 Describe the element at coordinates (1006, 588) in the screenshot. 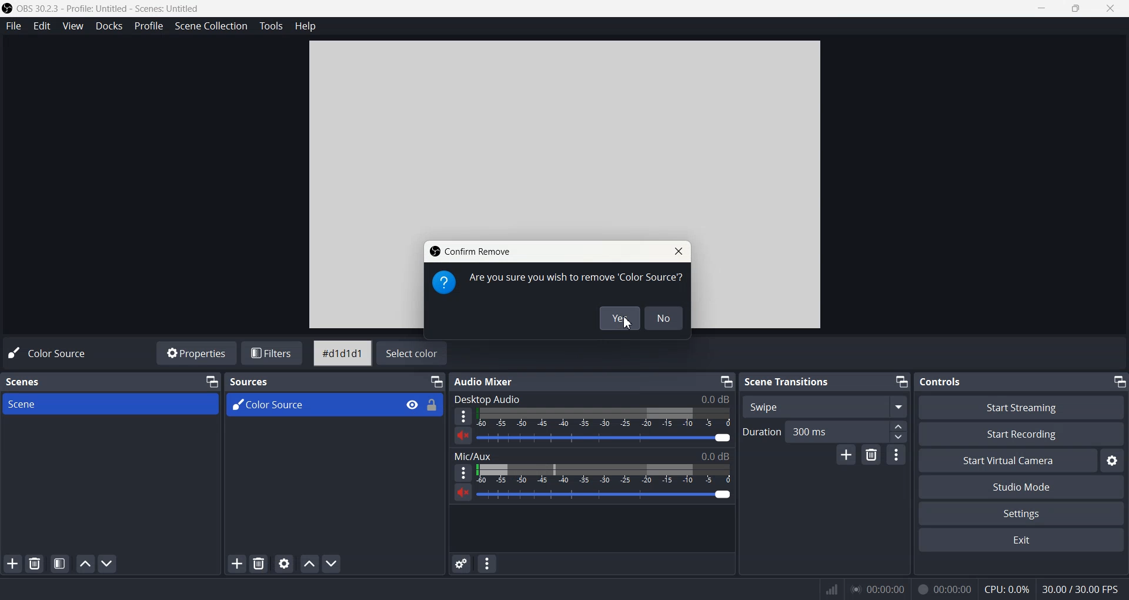

I see `CPU: 0.0%` at that location.